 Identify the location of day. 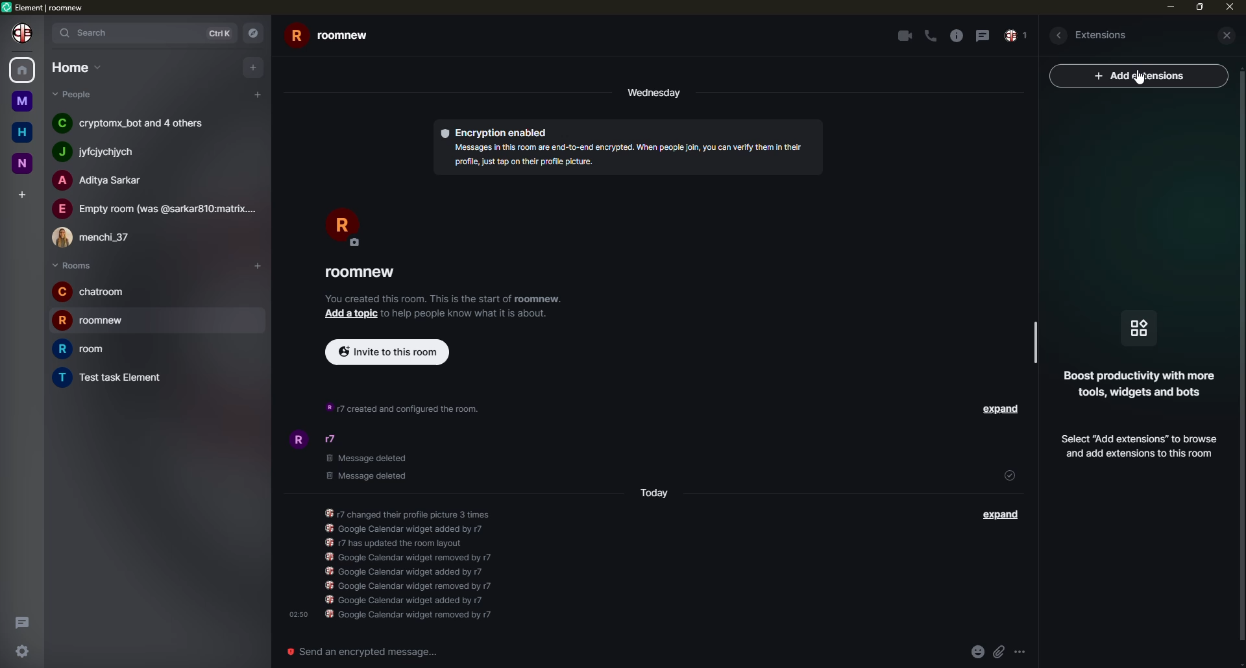
(649, 91).